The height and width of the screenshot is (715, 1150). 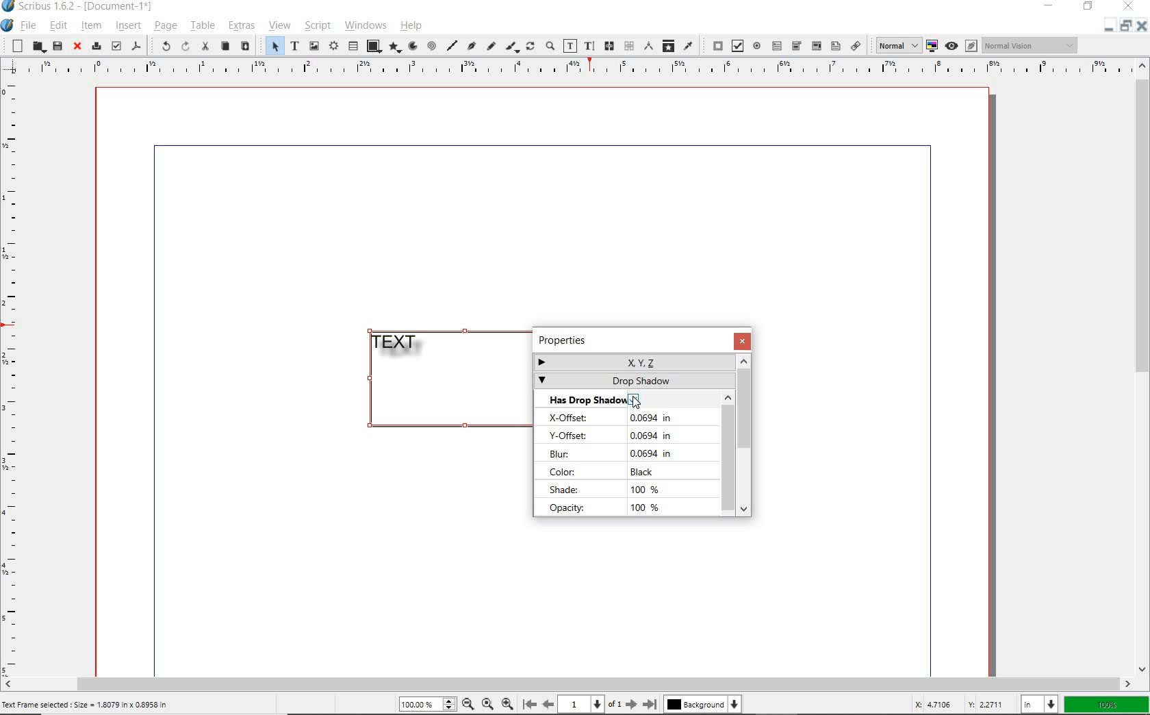 What do you see at coordinates (292, 46) in the screenshot?
I see `text frame` at bounding box center [292, 46].